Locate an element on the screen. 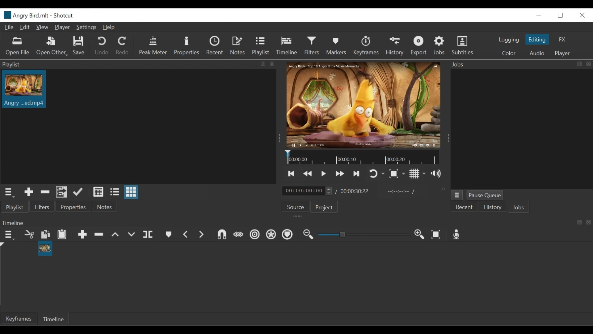  Playlist is located at coordinates (15, 208).